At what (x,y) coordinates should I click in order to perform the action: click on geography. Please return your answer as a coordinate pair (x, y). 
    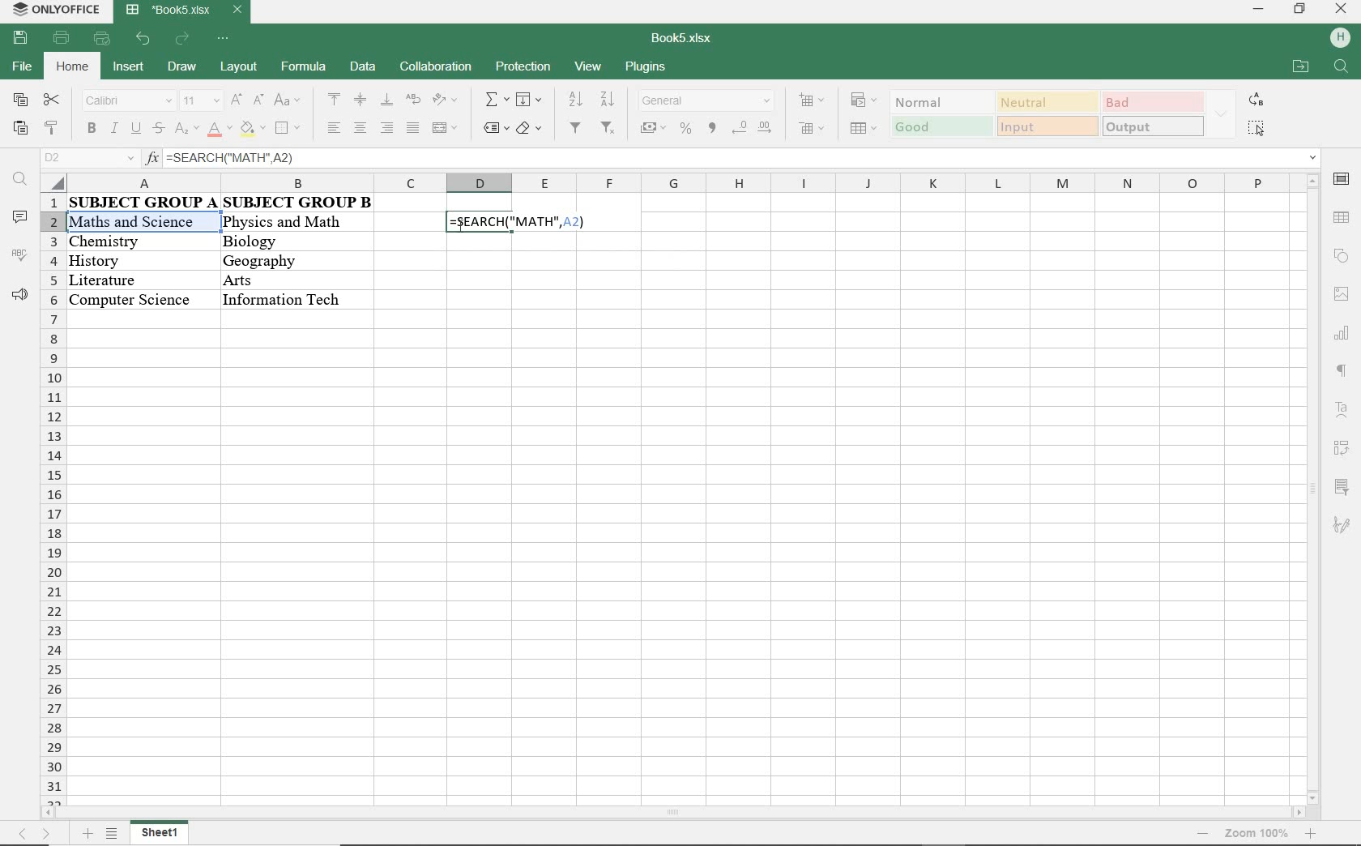
    Looking at the image, I should click on (276, 260).